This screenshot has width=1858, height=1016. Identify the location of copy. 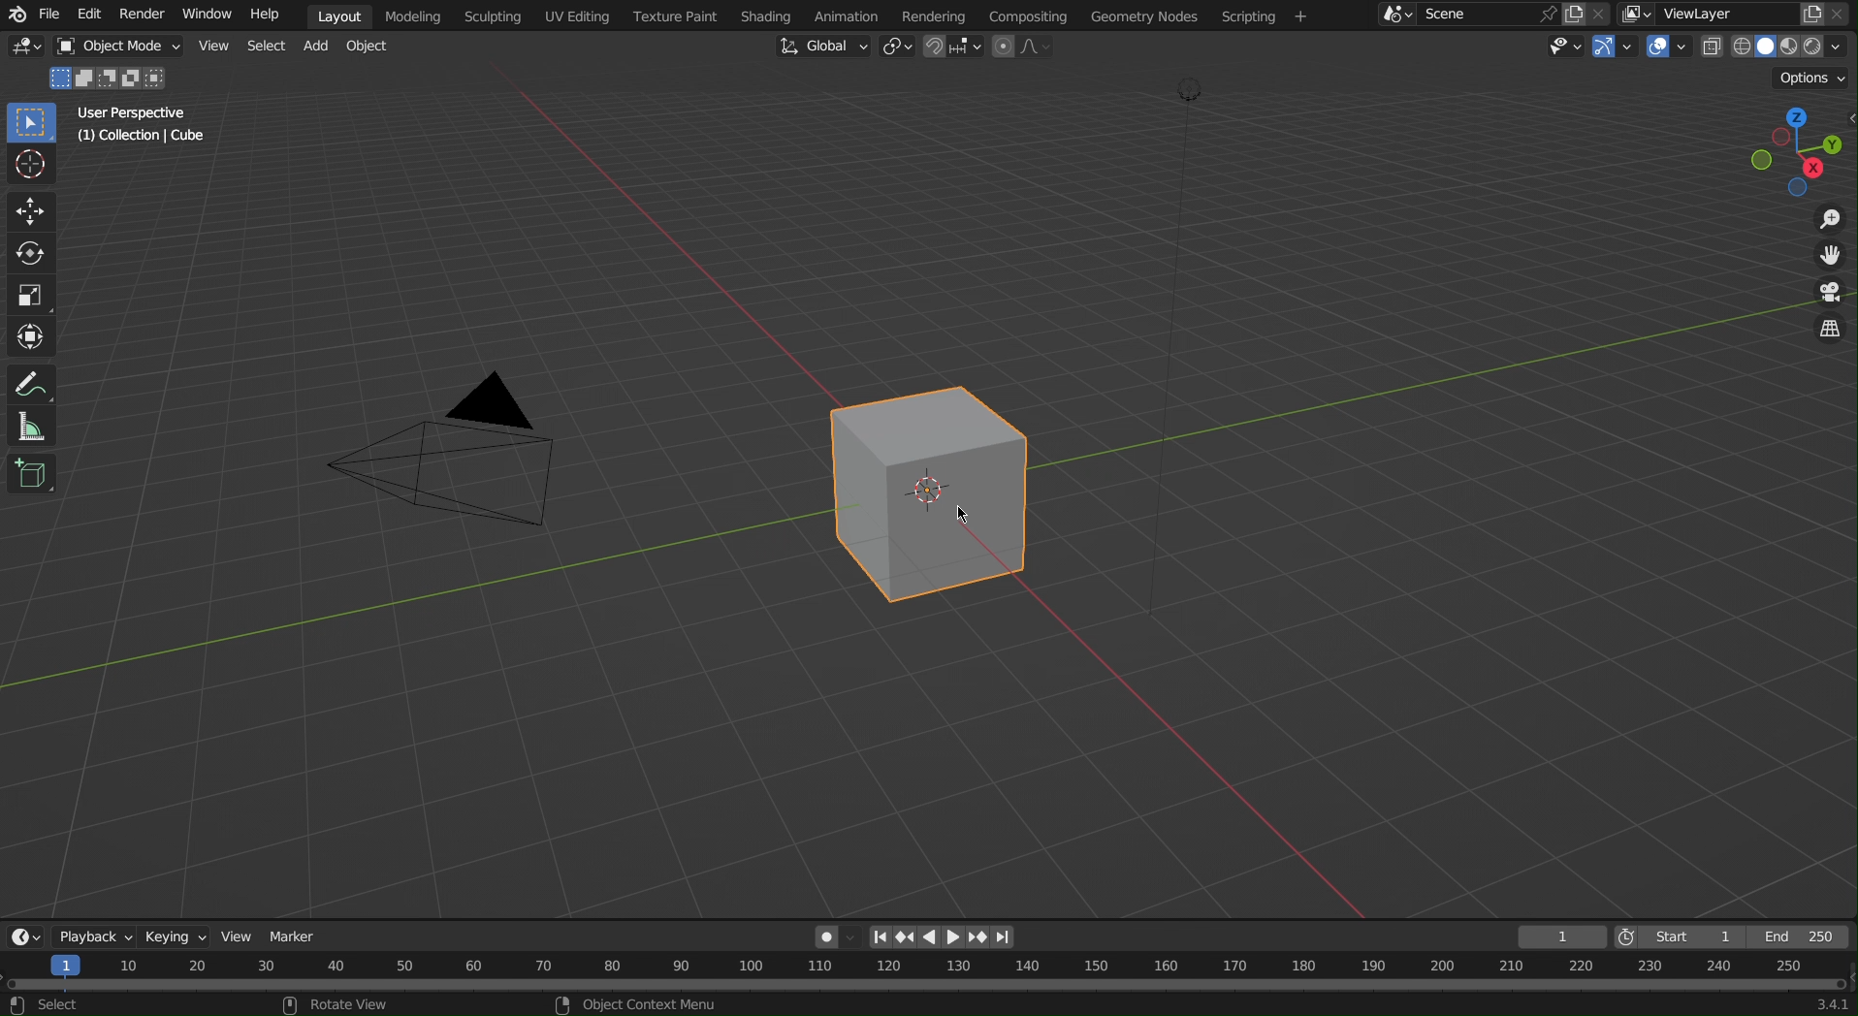
(1575, 14).